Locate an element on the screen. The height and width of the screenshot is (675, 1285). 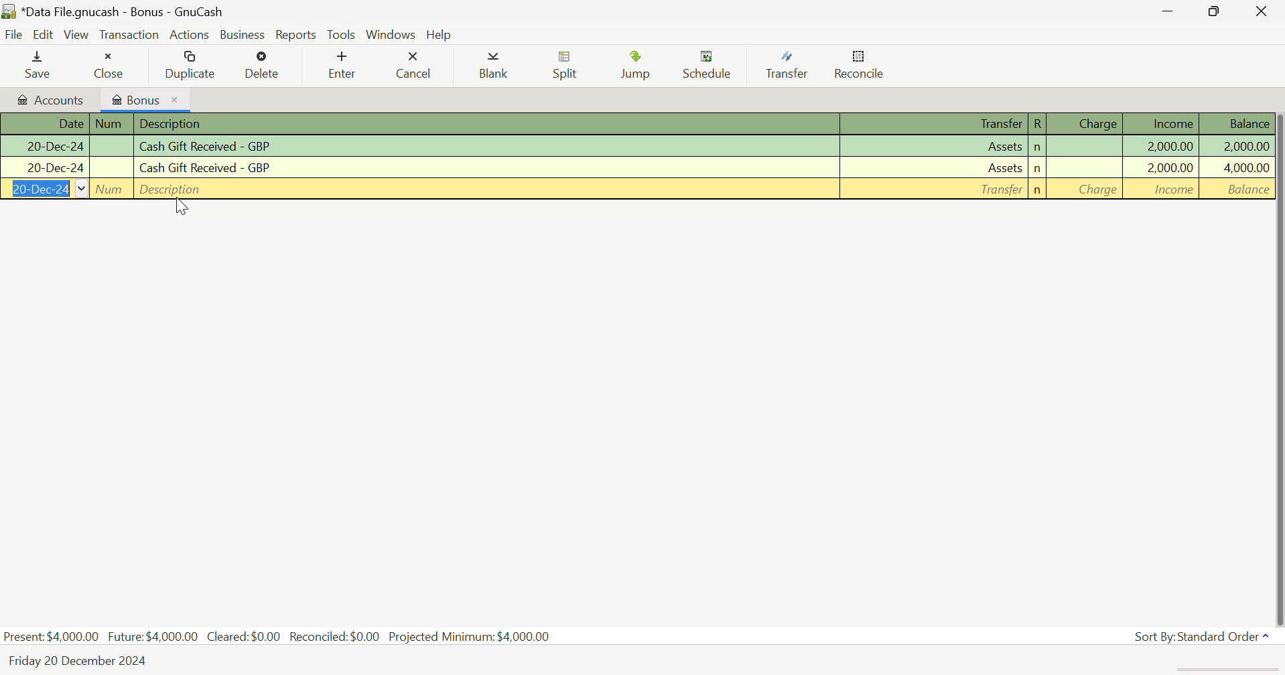
Reconcile is located at coordinates (860, 65).